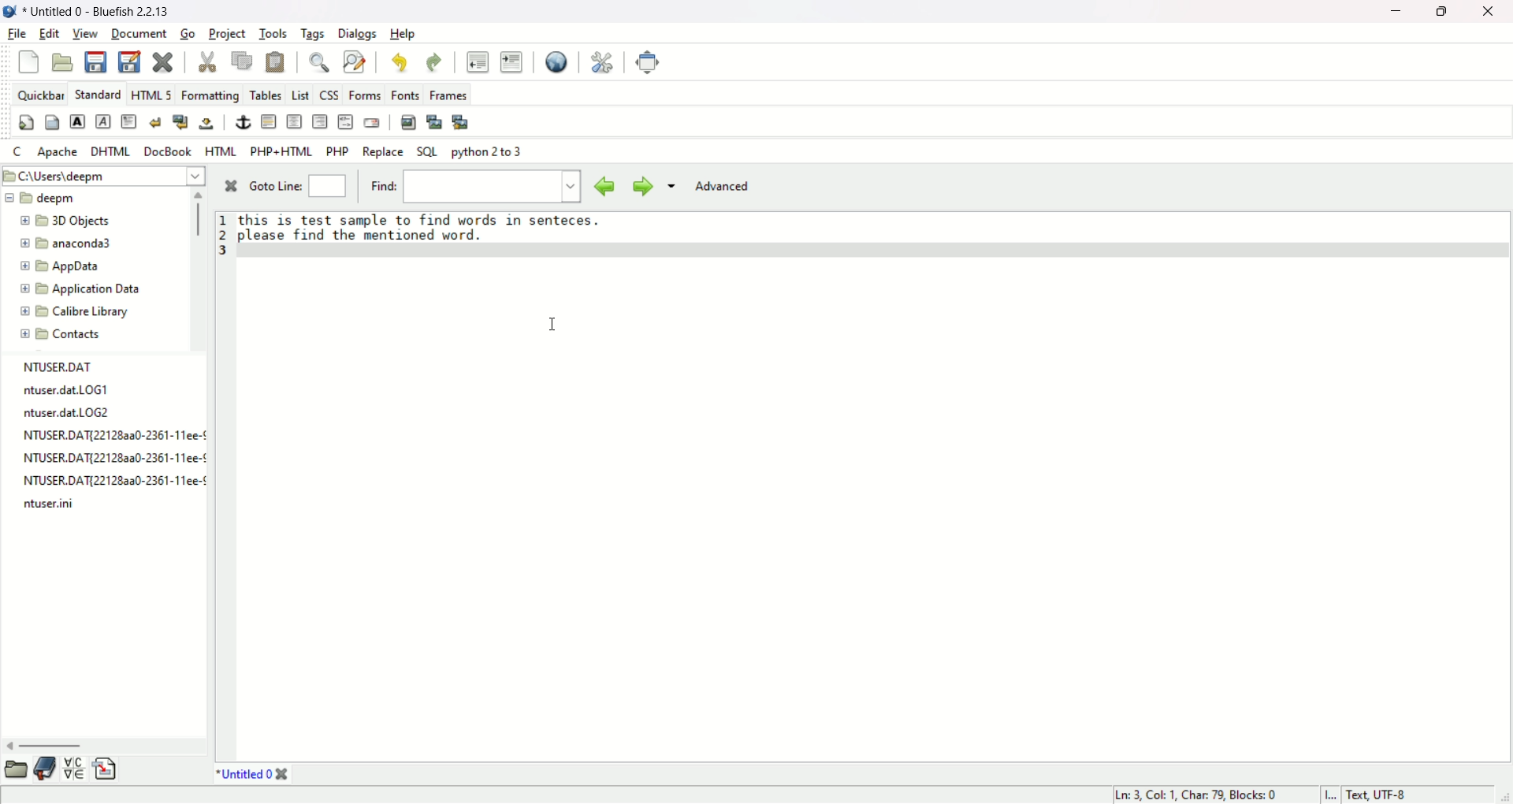 The height and width of the screenshot is (804, 1513). What do you see at coordinates (382, 186) in the screenshot?
I see `find` at bounding box center [382, 186].